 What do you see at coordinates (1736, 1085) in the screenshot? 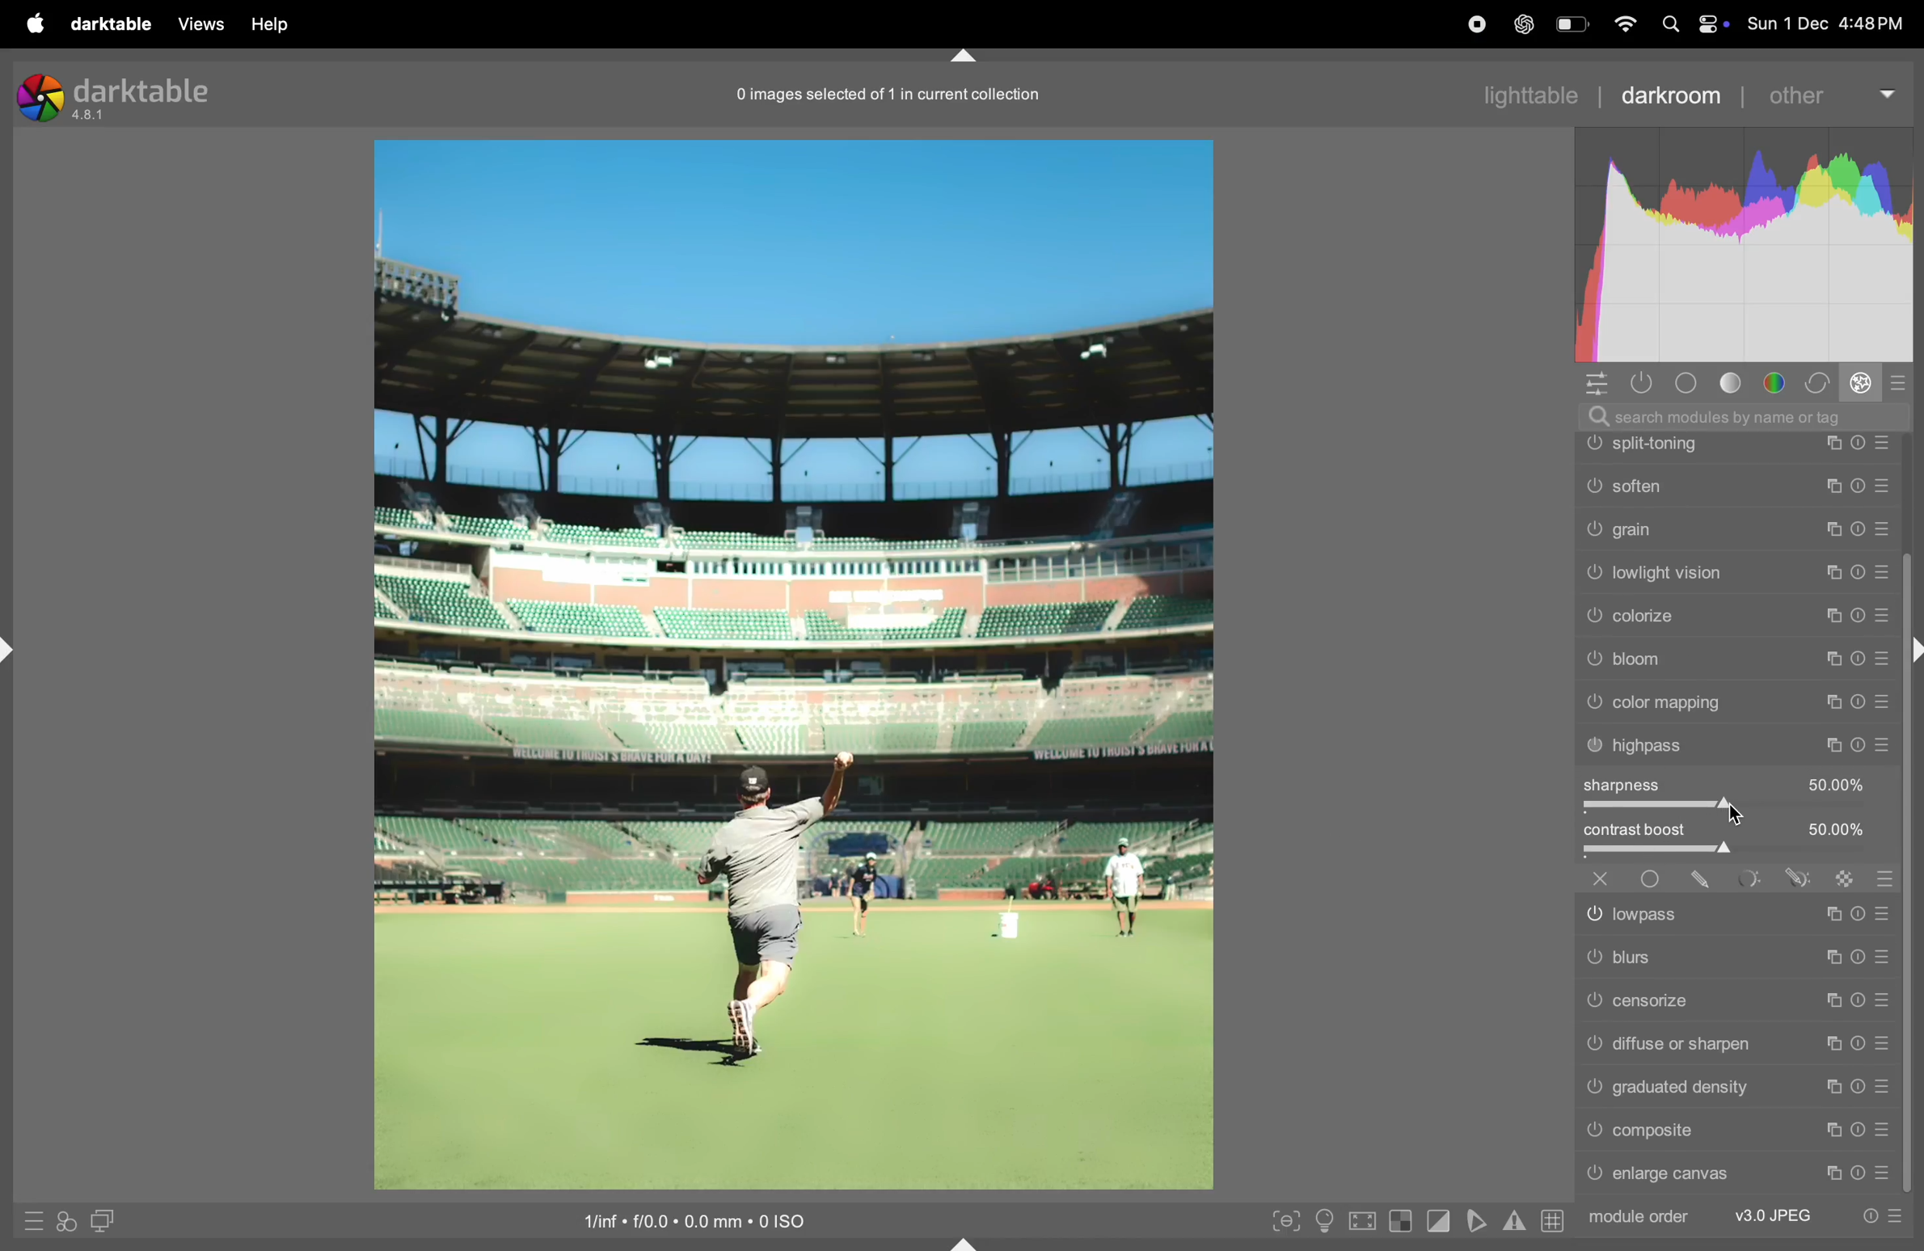
I see `gratitude density` at bounding box center [1736, 1085].